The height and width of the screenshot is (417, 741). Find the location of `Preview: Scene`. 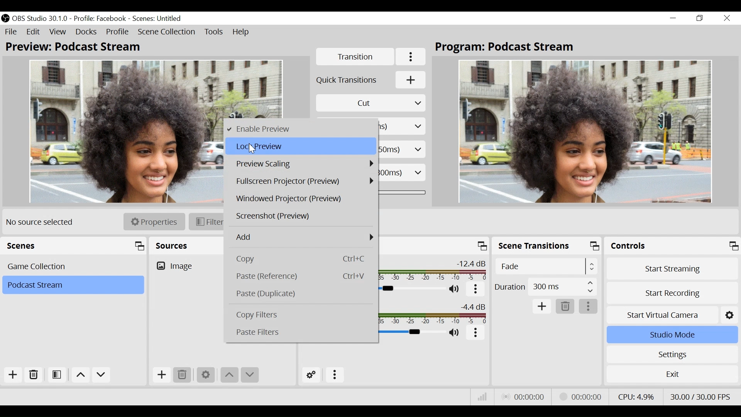

Preview: Scene is located at coordinates (78, 47).